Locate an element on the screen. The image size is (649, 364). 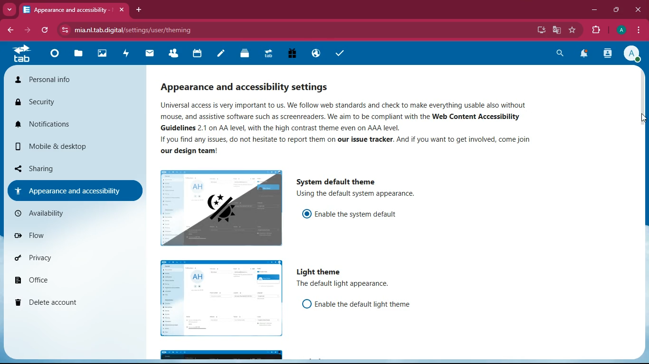
enable is located at coordinates (360, 215).